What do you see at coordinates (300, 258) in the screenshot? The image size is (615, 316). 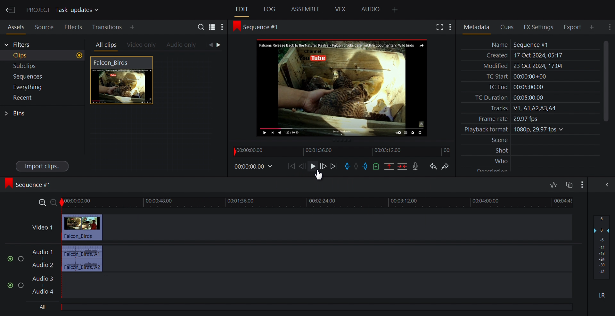 I see `Audio Track 1, Audio Track 2` at bounding box center [300, 258].